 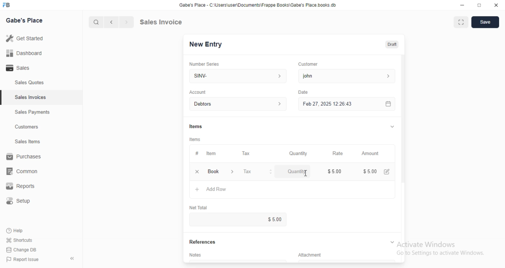 I want to click on Net total, so click(x=198, y=208).